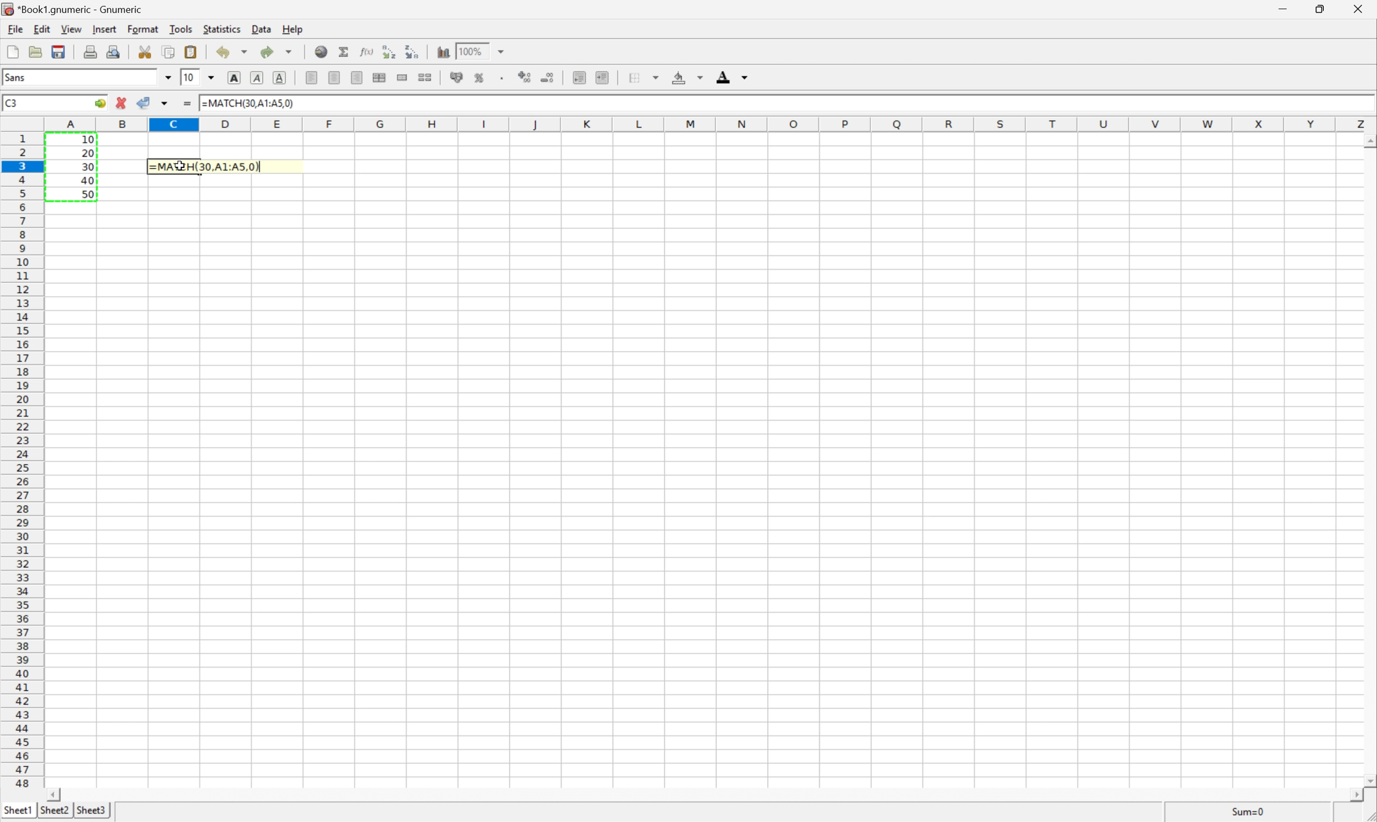 Image resolution: width=1377 pixels, height=822 pixels. What do you see at coordinates (709, 124) in the screenshot?
I see `Column names` at bounding box center [709, 124].